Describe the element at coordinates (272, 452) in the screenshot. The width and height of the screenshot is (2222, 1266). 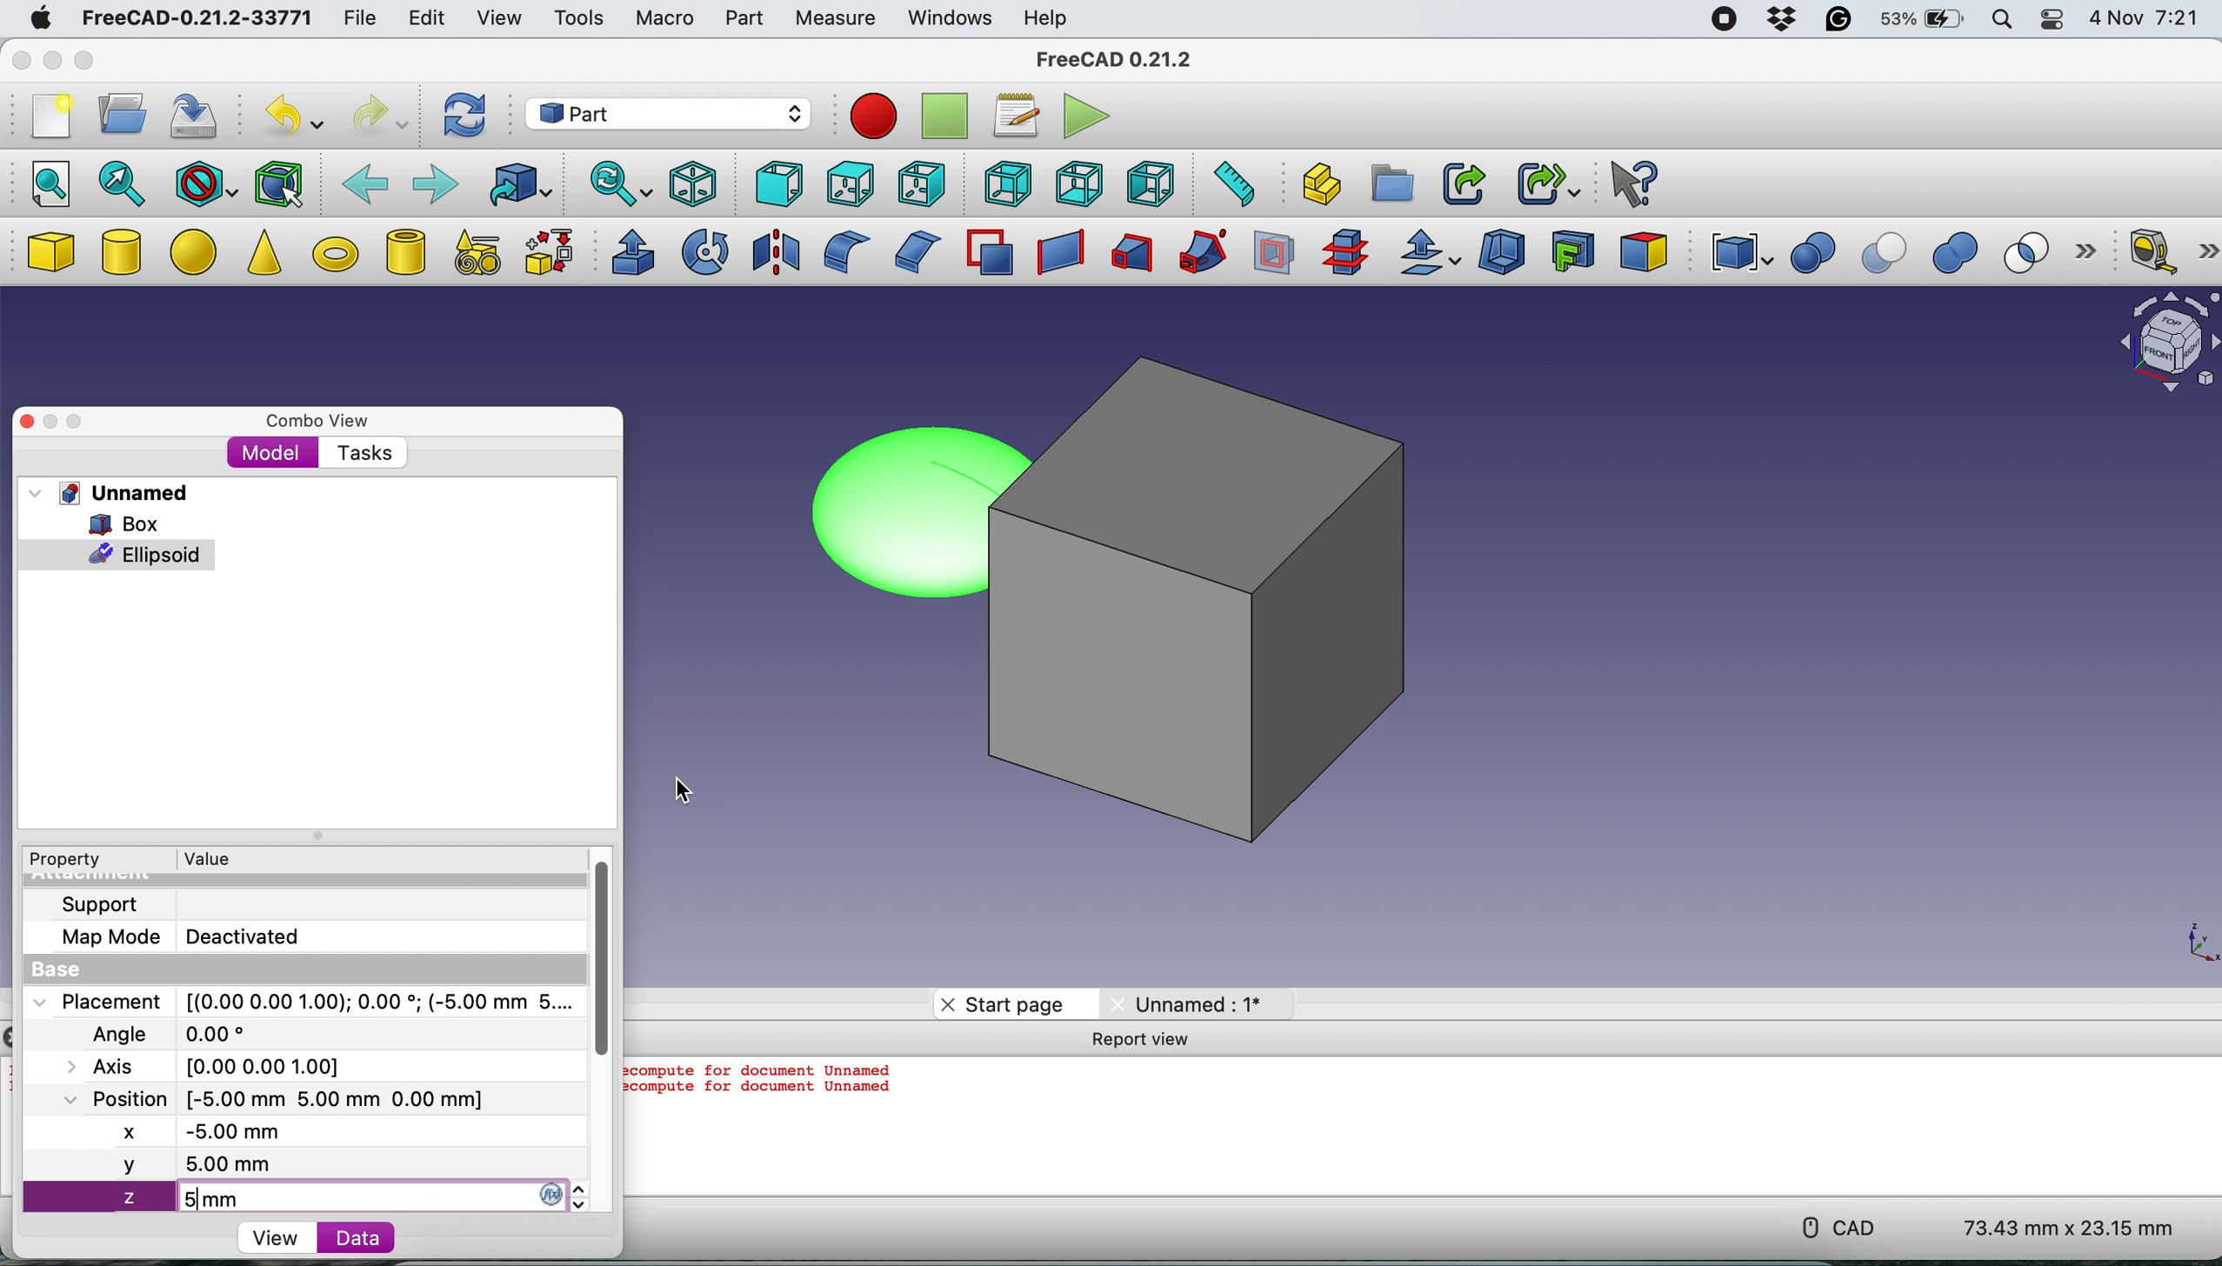
I see `model` at that location.